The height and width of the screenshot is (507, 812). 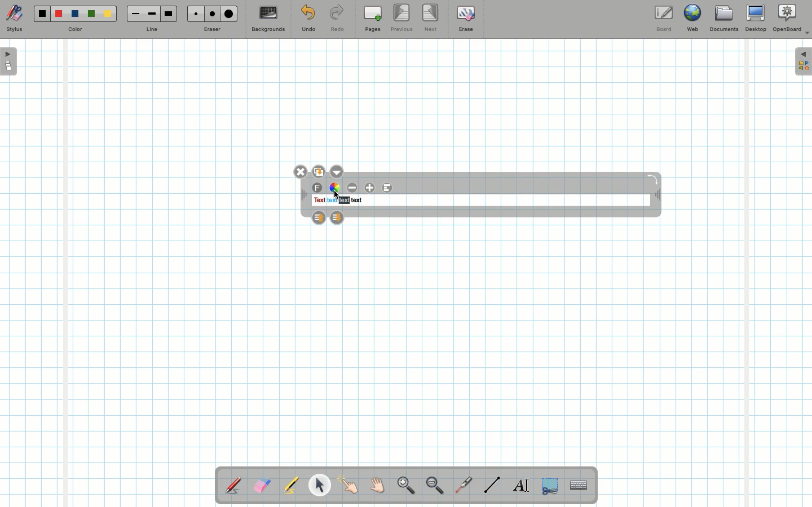 I want to click on Color wheel, so click(x=334, y=188).